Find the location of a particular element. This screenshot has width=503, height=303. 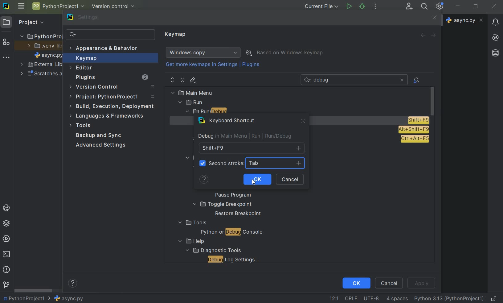

back is located at coordinates (423, 35).